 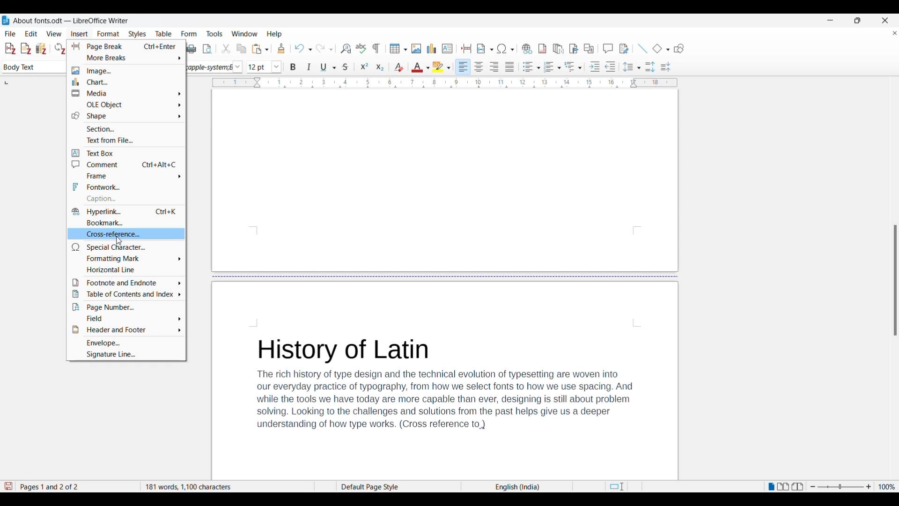 I want to click on Comment, so click(x=126, y=164).